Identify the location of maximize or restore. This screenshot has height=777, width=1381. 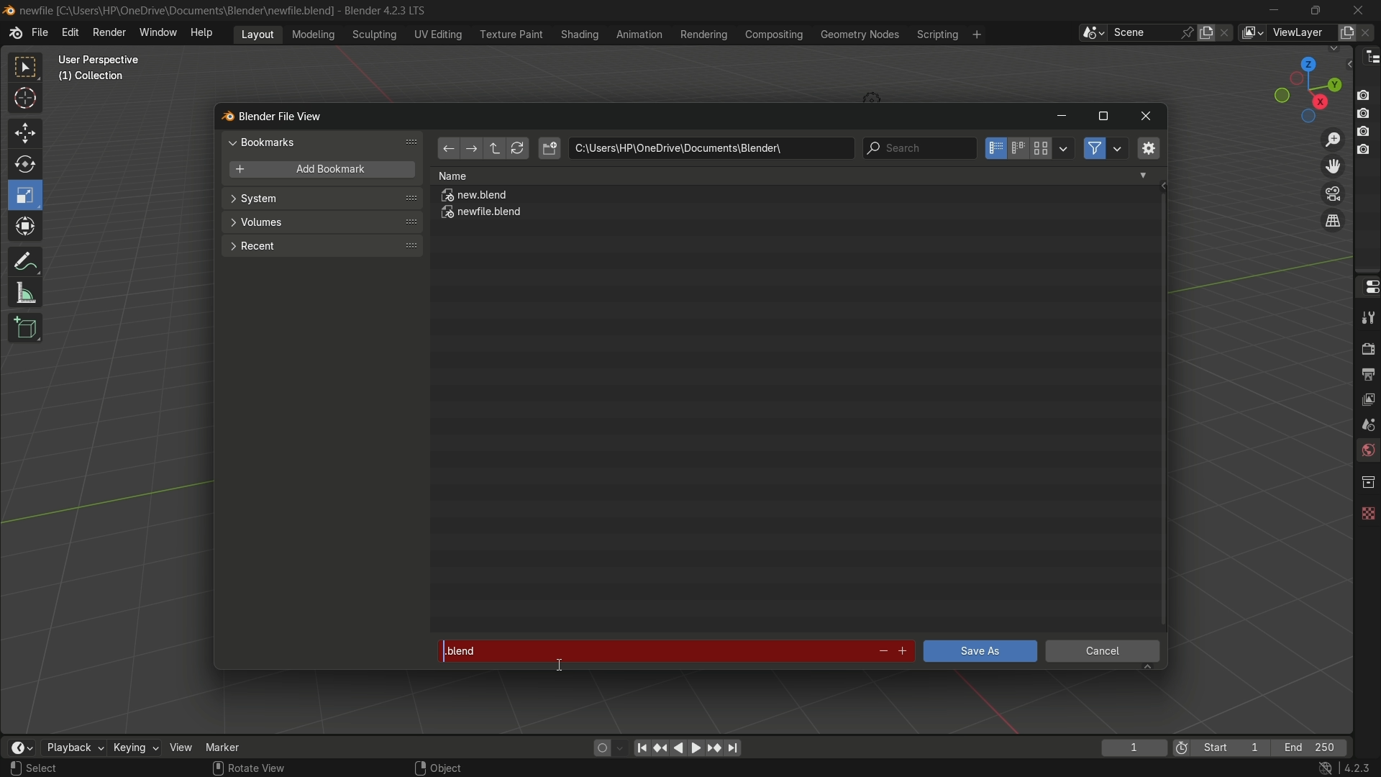
(1315, 9).